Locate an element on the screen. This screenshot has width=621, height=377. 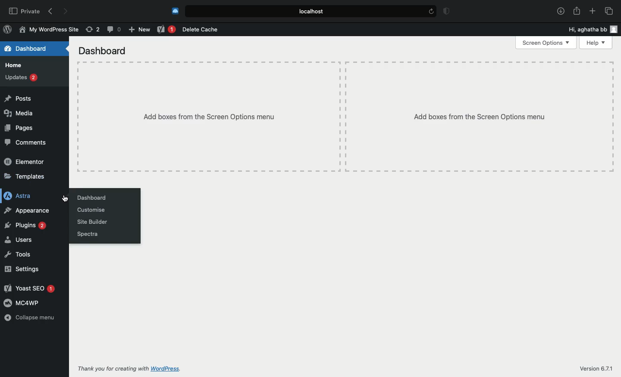
Back is located at coordinates (52, 12).